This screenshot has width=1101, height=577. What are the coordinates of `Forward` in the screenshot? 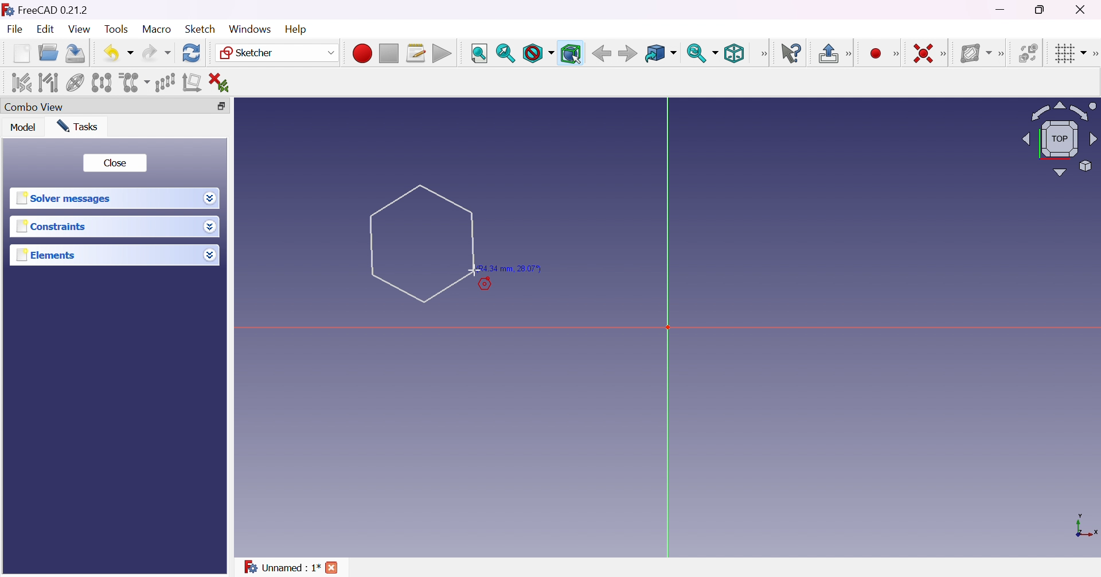 It's located at (628, 53).